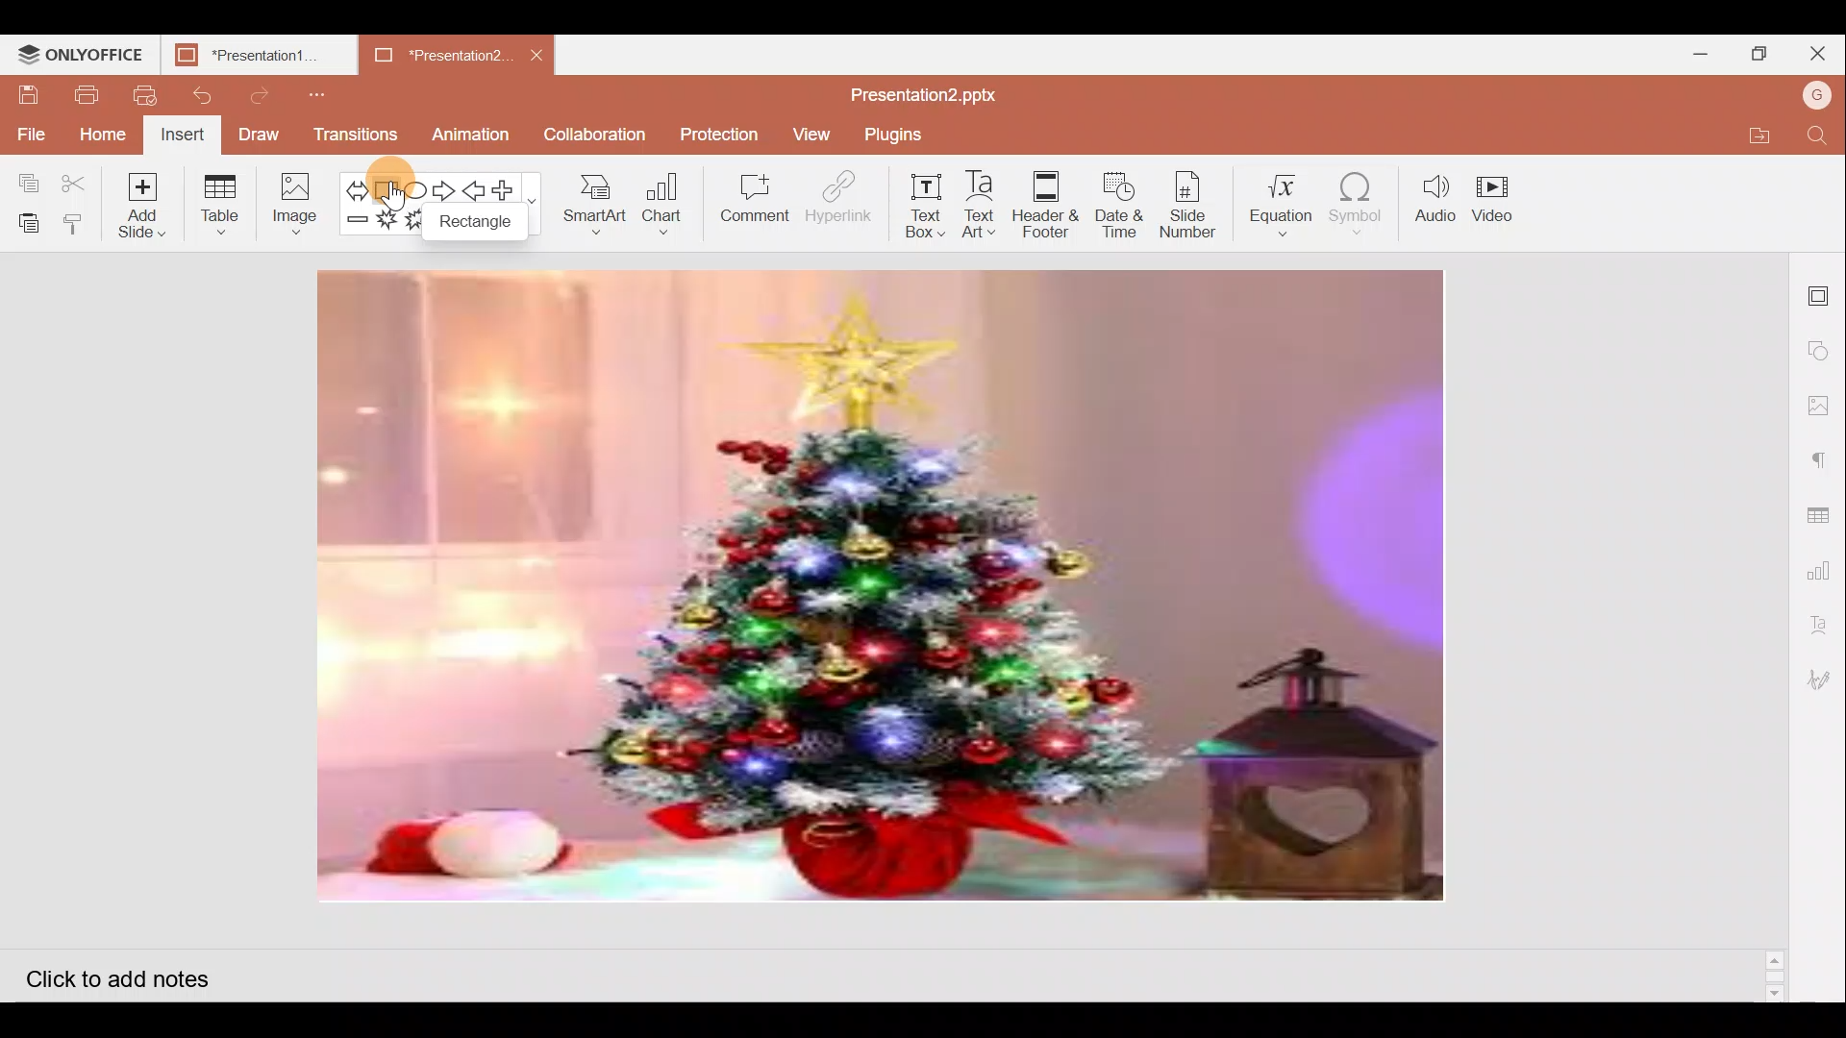 This screenshot has width=1846, height=1038. Describe the element at coordinates (1771, 135) in the screenshot. I see `Open file location` at that location.